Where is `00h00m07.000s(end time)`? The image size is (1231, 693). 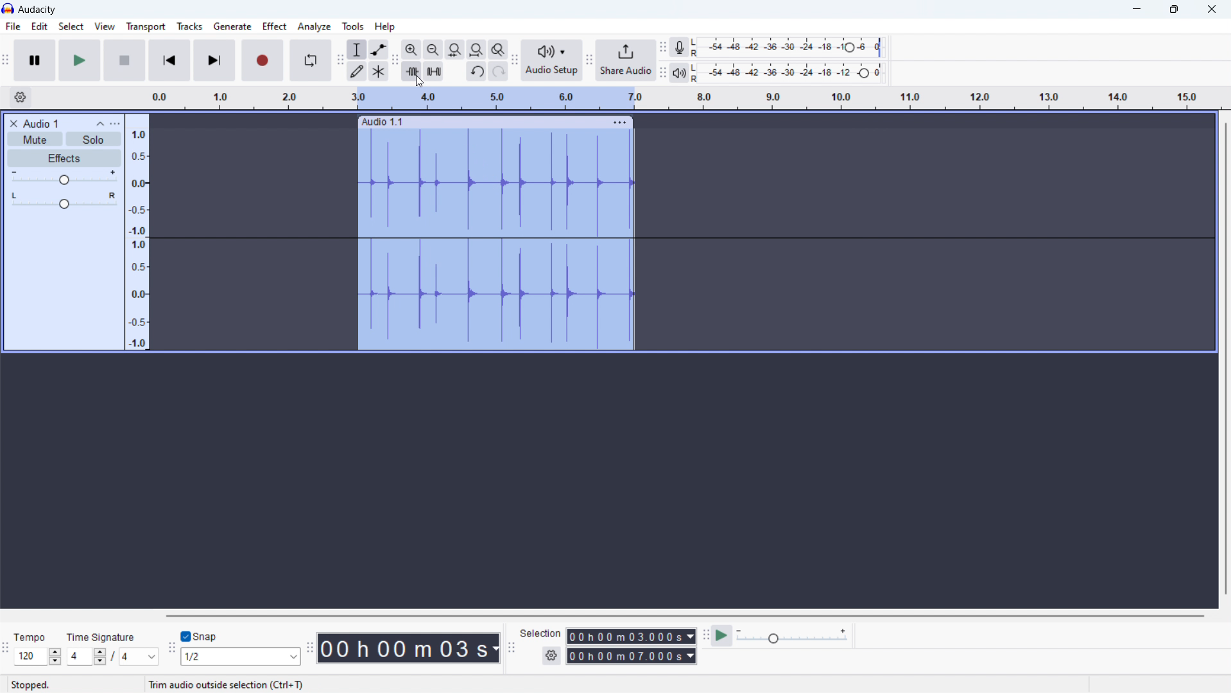 00h00m07.000s(end time) is located at coordinates (631, 656).